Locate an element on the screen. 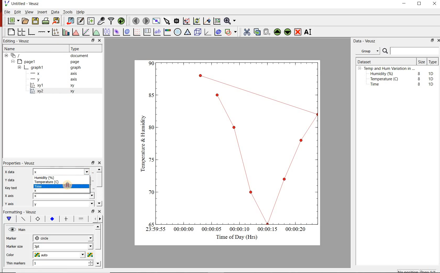 Image resolution: width=440 pixels, height=273 pixels. scroll bar is located at coordinates (100, 186).